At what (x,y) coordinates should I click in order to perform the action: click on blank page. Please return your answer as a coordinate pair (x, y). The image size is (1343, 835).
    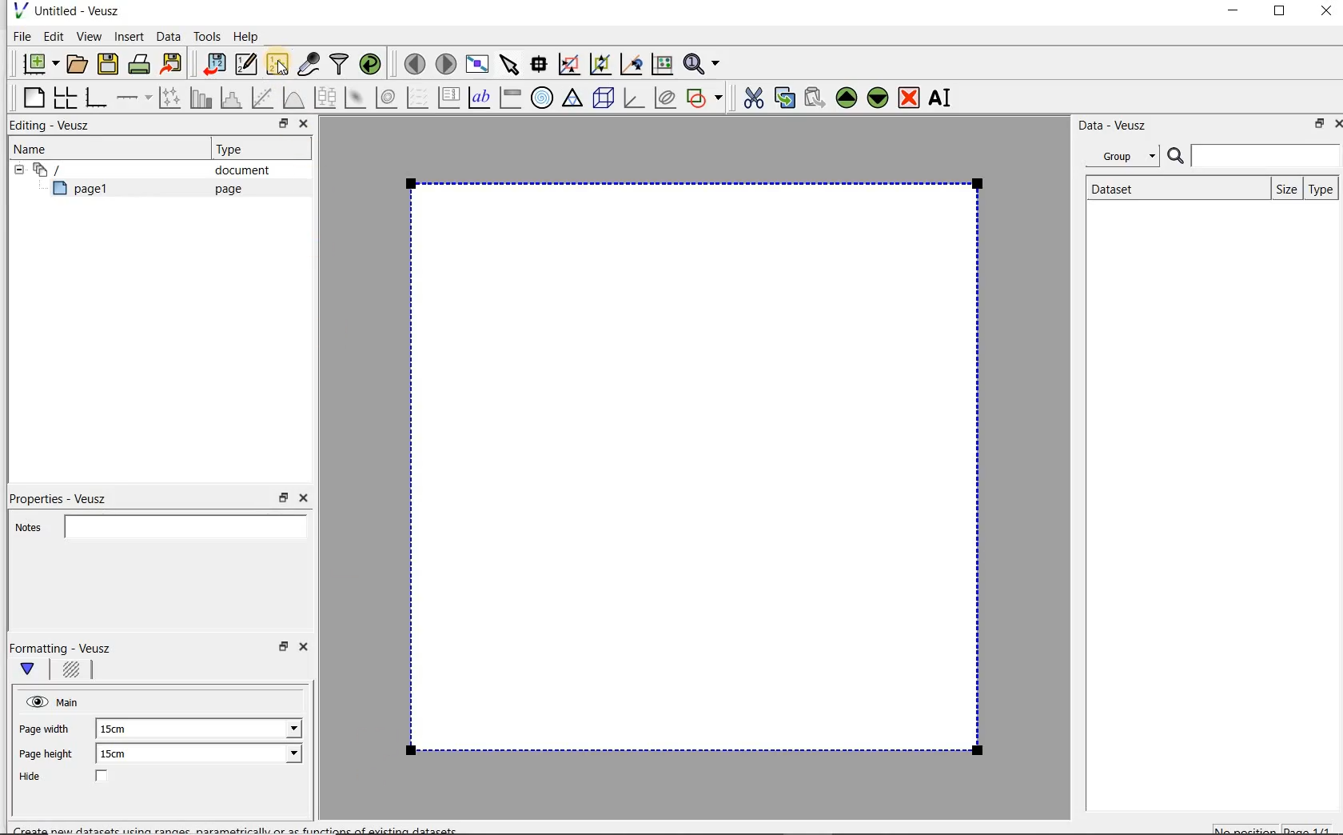
    Looking at the image, I should click on (31, 95).